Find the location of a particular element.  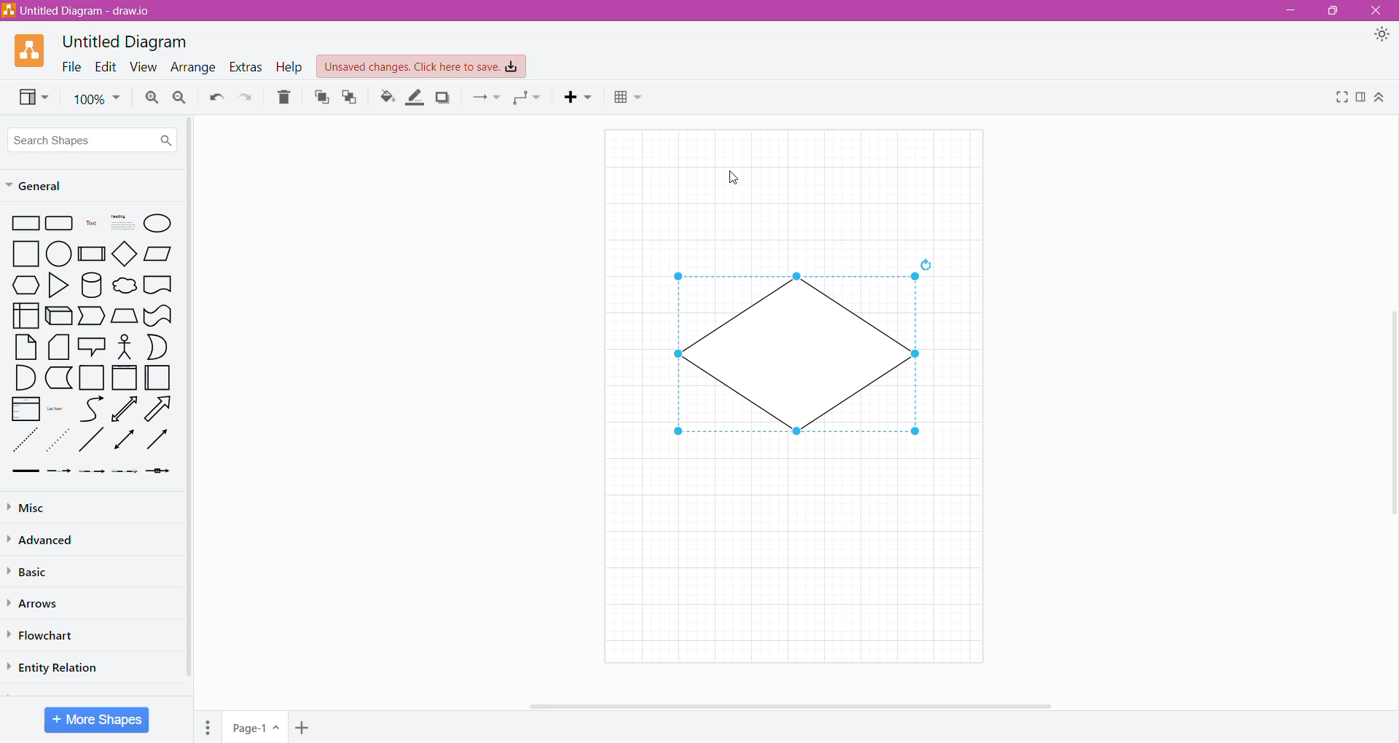

Connector with Icon Symbol is located at coordinates (162, 472).